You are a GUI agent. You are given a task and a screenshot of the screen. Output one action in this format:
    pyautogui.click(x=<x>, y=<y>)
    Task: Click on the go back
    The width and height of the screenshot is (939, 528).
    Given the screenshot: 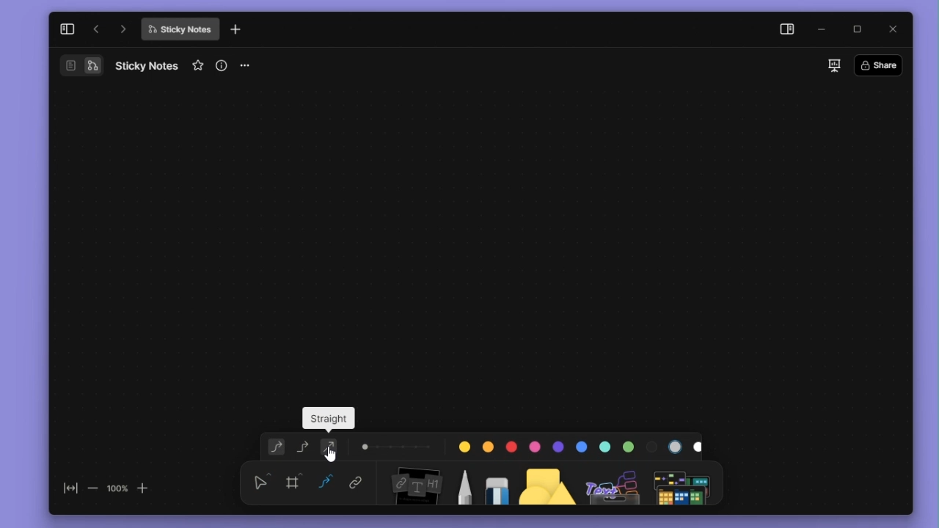 What is the action you would take?
    pyautogui.click(x=96, y=29)
    